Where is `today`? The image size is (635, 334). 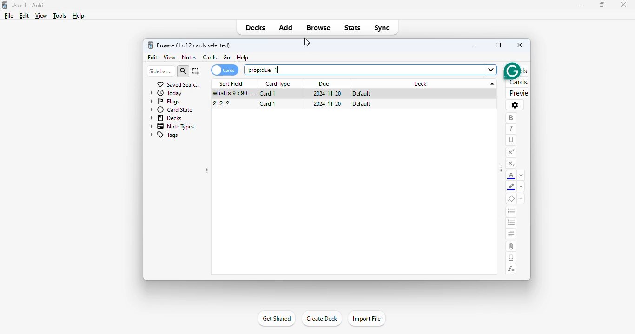
today is located at coordinates (167, 93).